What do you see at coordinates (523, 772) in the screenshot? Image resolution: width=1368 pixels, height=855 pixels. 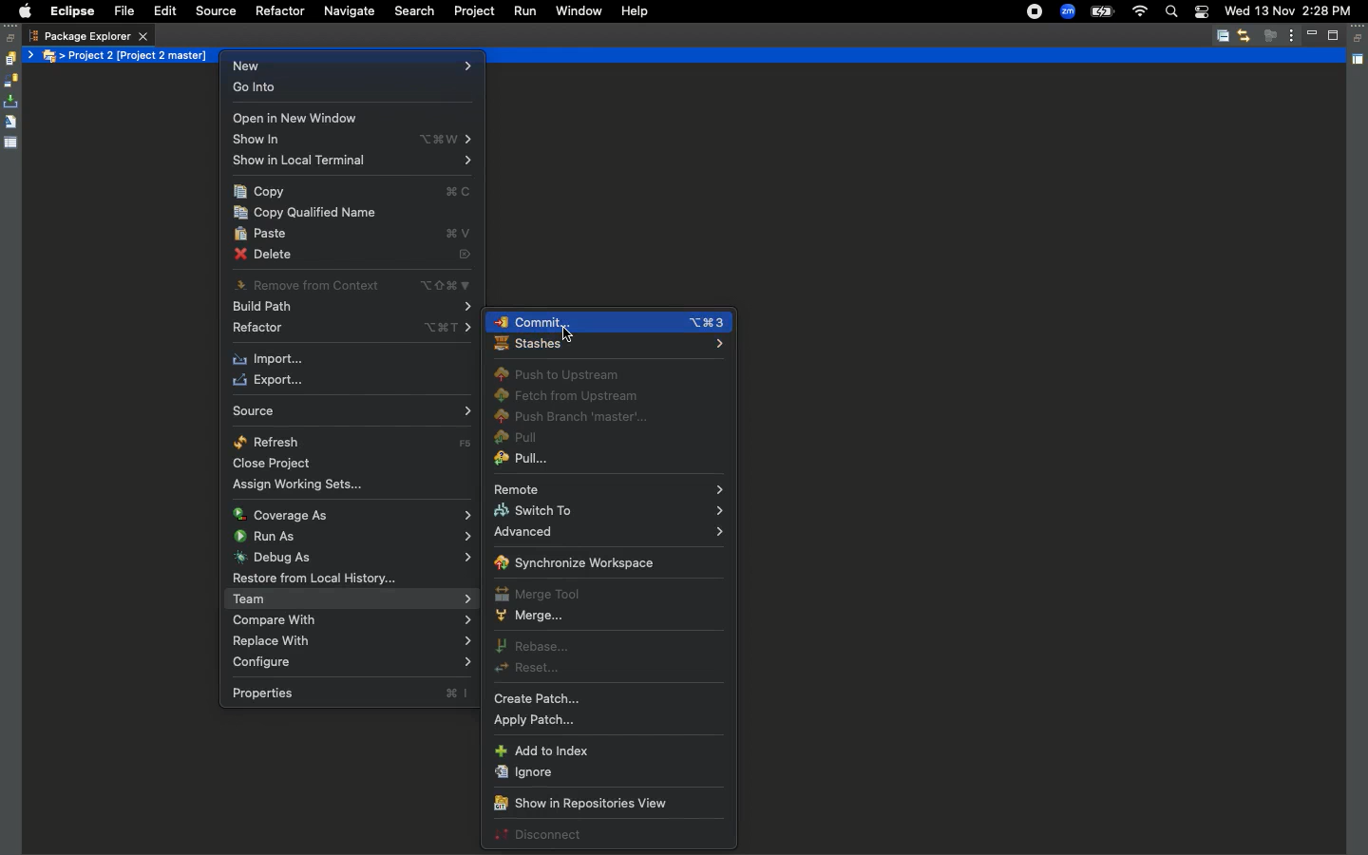 I see `Ignore` at bounding box center [523, 772].